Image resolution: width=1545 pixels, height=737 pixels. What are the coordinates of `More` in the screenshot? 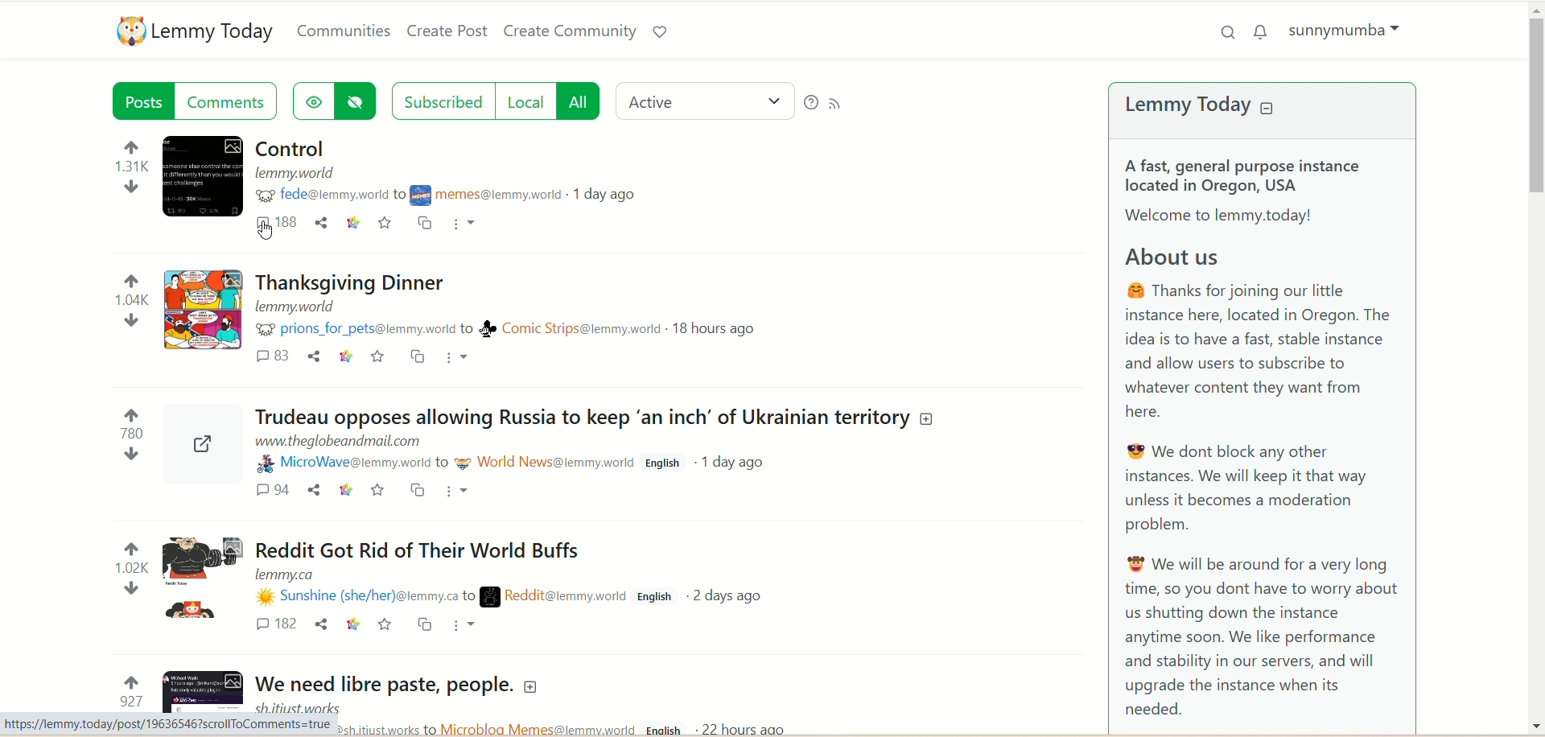 It's located at (468, 491).